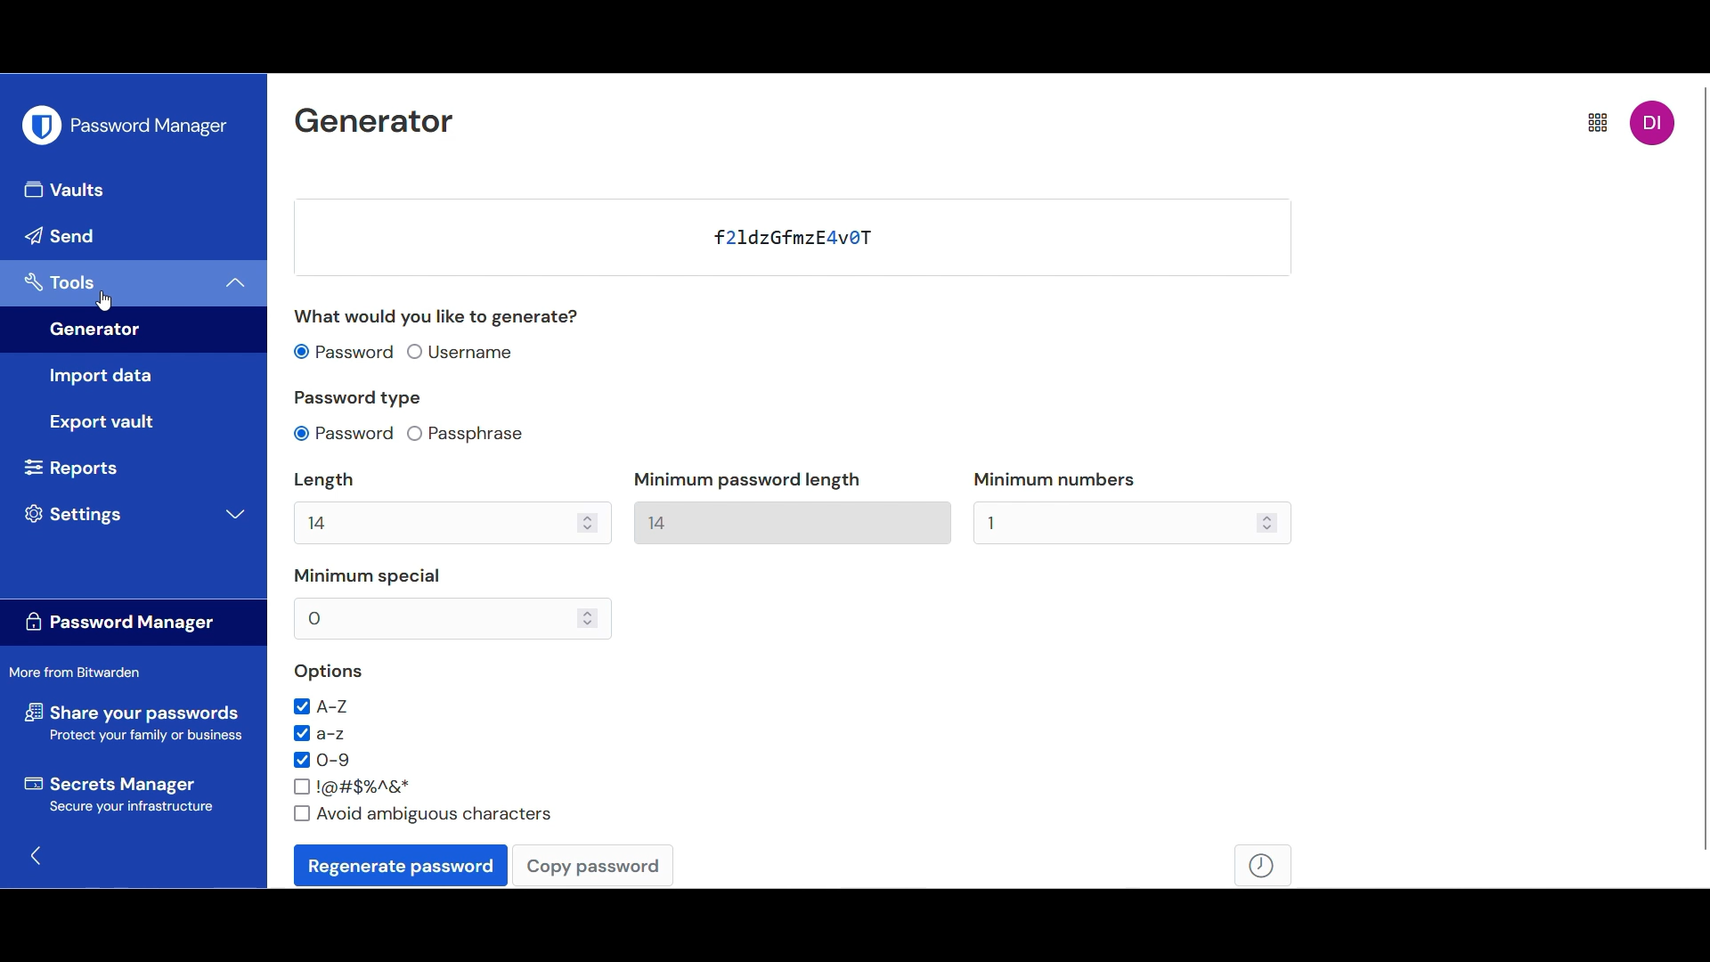 The image size is (1710, 962). I want to click on Password, so click(721, 234).